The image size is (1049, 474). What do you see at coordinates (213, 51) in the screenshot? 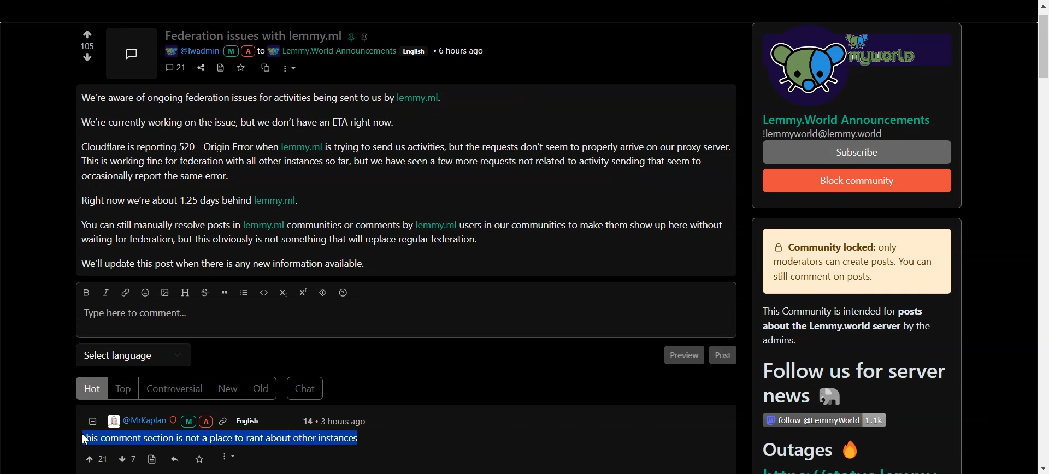
I see `a @iwaamin` at bounding box center [213, 51].